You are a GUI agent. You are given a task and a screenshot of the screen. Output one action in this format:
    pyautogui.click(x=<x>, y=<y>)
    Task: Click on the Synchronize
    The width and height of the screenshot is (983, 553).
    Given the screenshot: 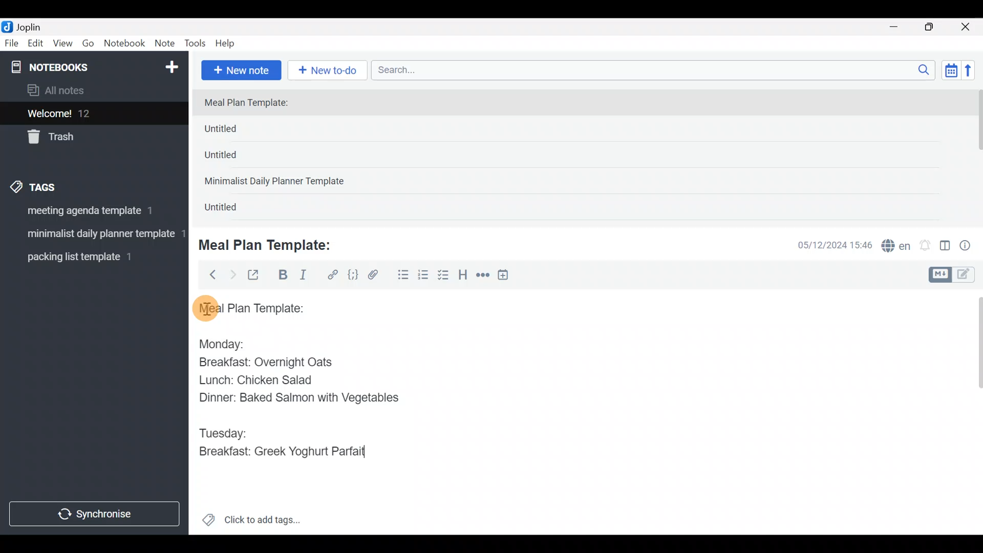 What is the action you would take?
    pyautogui.click(x=96, y=514)
    